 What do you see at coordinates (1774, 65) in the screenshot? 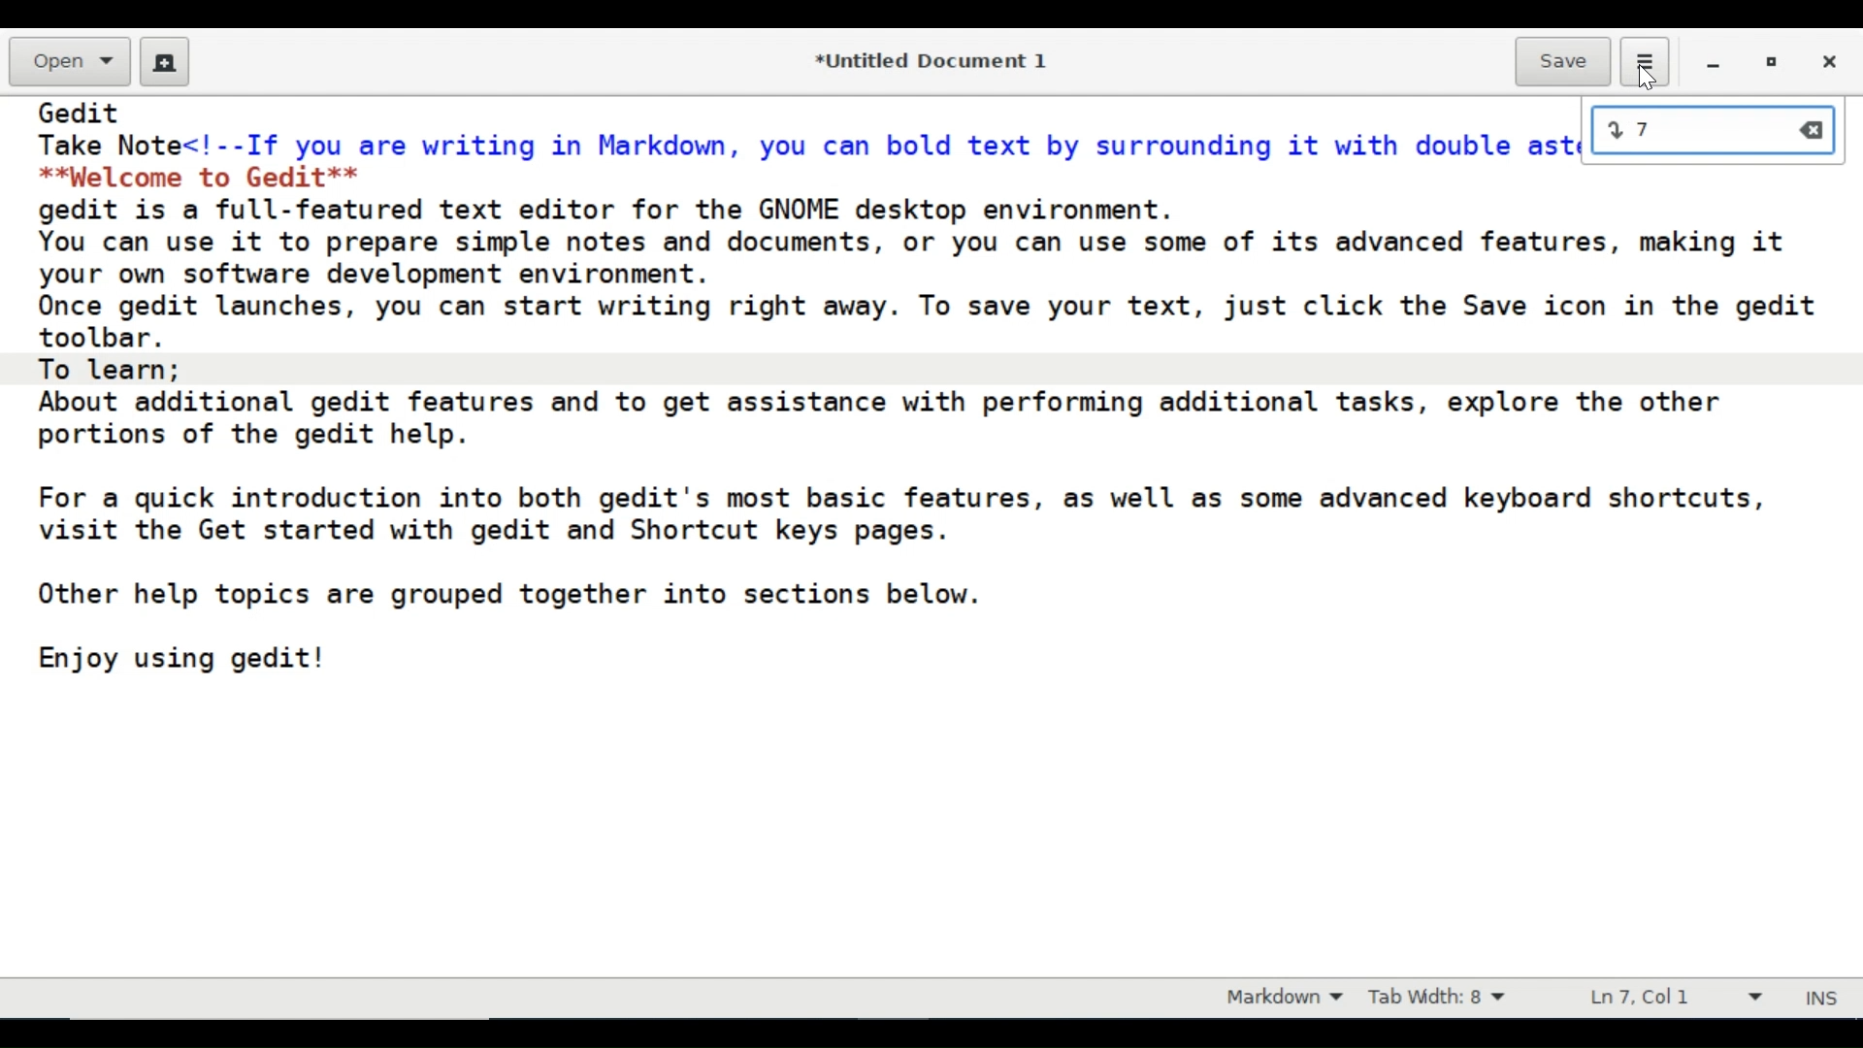
I see `restore` at bounding box center [1774, 65].